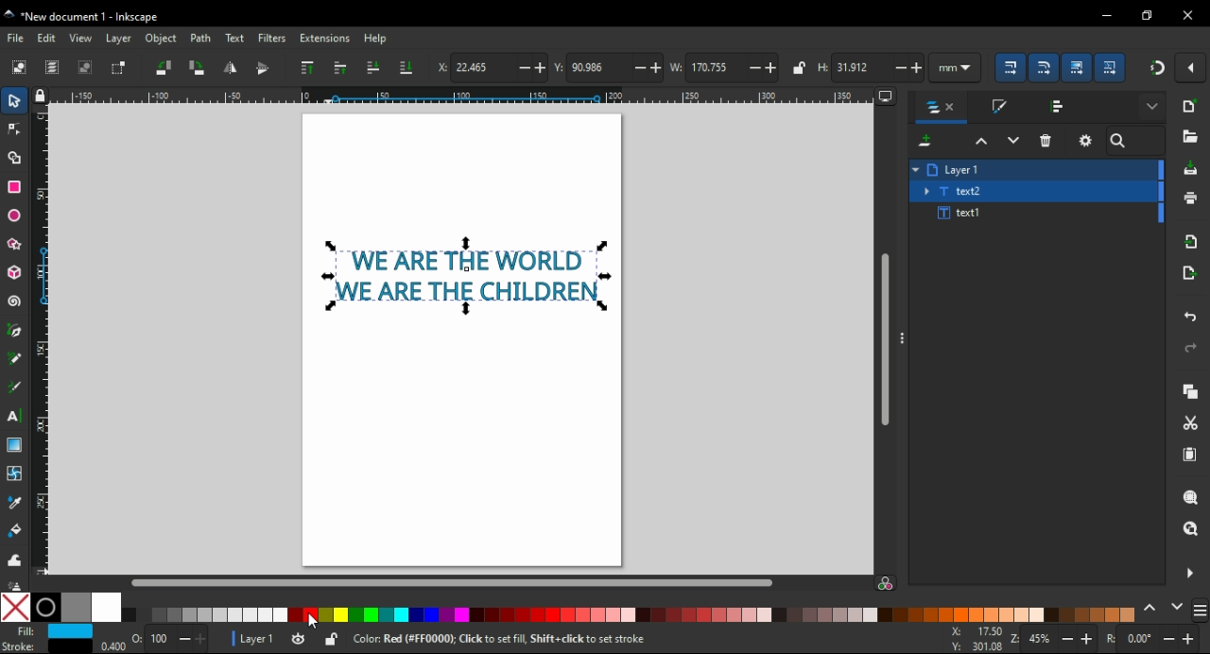 The height and width of the screenshot is (654, 1210). I want to click on lock, so click(797, 68).